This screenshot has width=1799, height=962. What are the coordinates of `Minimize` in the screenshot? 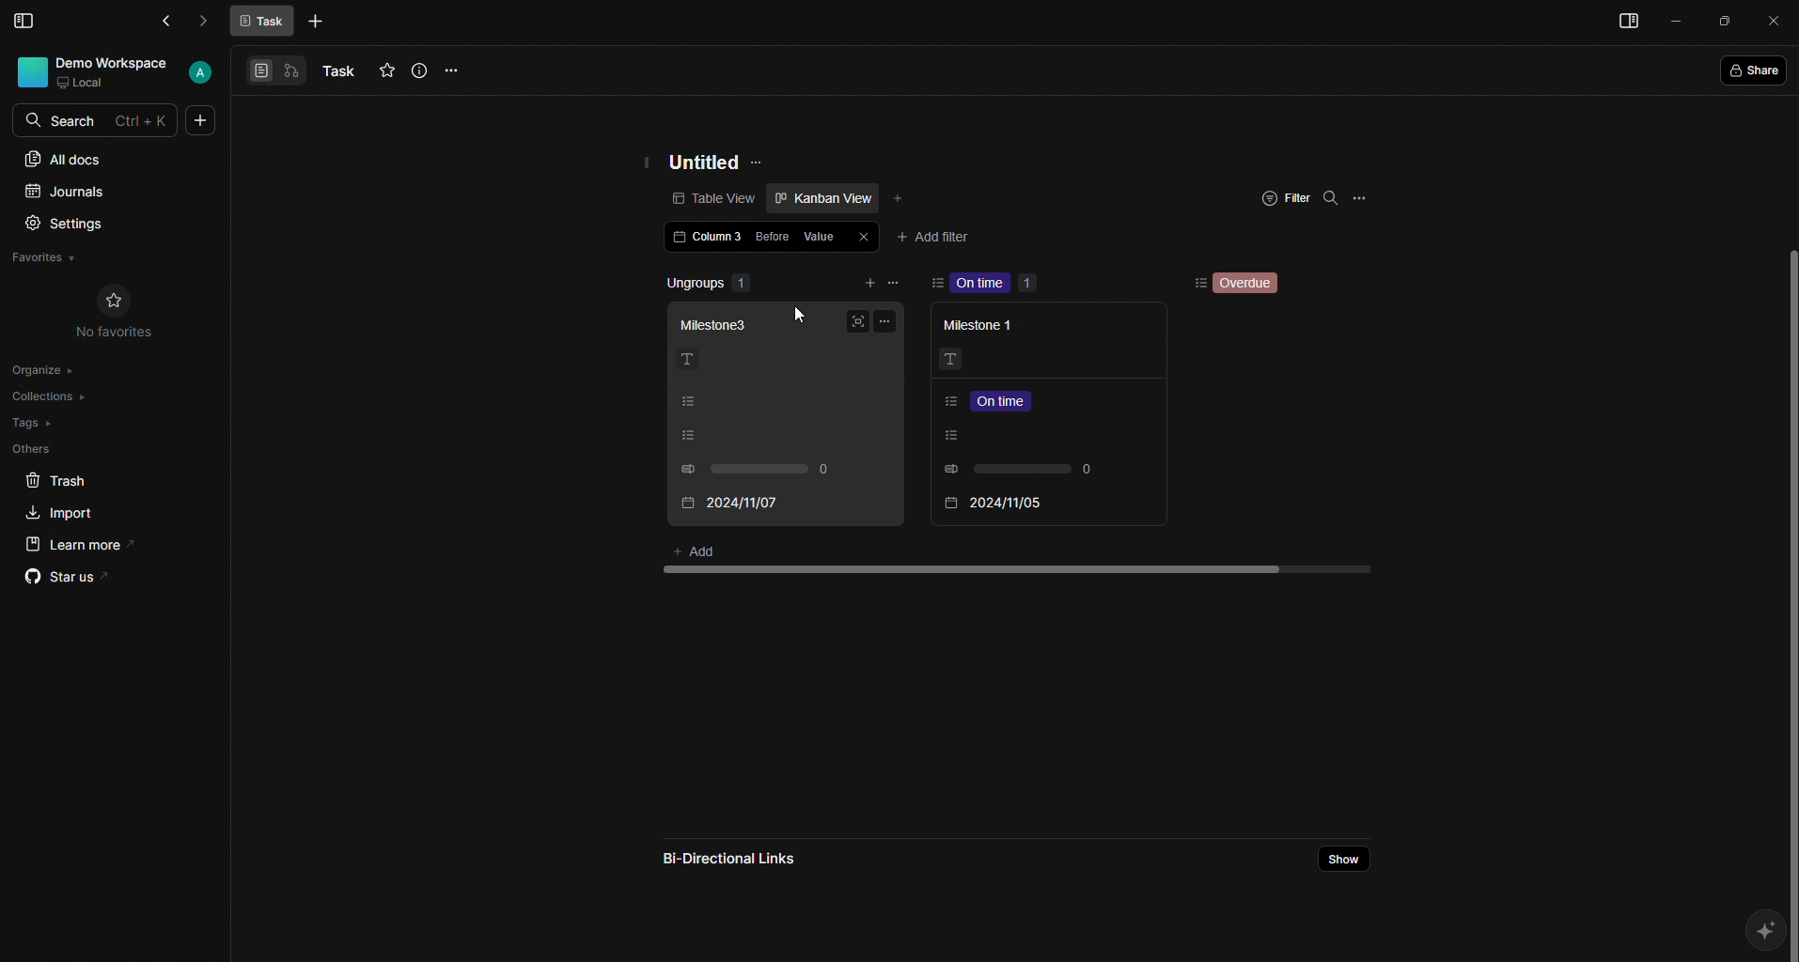 It's located at (1679, 19).